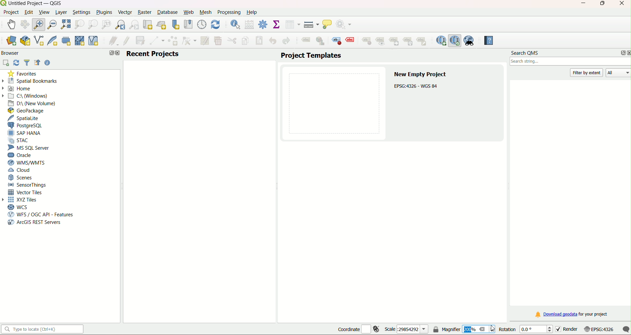  What do you see at coordinates (188, 24) in the screenshot?
I see `show spatial bookmark` at bounding box center [188, 24].